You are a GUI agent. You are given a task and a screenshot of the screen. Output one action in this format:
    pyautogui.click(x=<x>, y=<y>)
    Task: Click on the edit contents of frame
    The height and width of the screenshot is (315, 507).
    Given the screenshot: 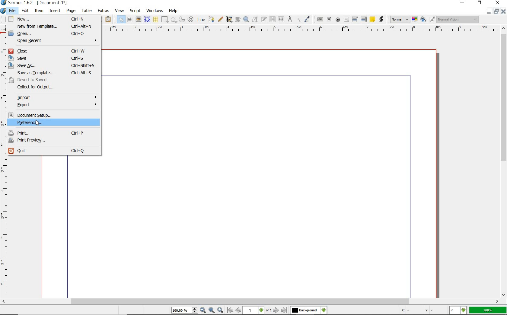 What is the action you would take?
    pyautogui.click(x=255, y=19)
    